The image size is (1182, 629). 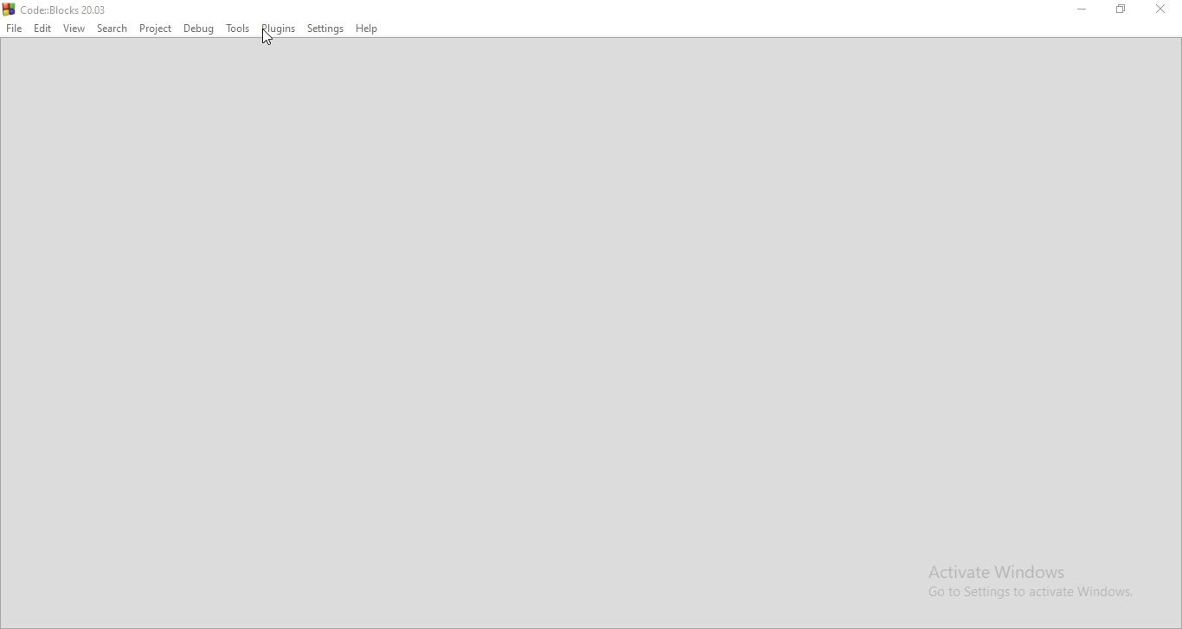 I want to click on Settings, so click(x=326, y=29).